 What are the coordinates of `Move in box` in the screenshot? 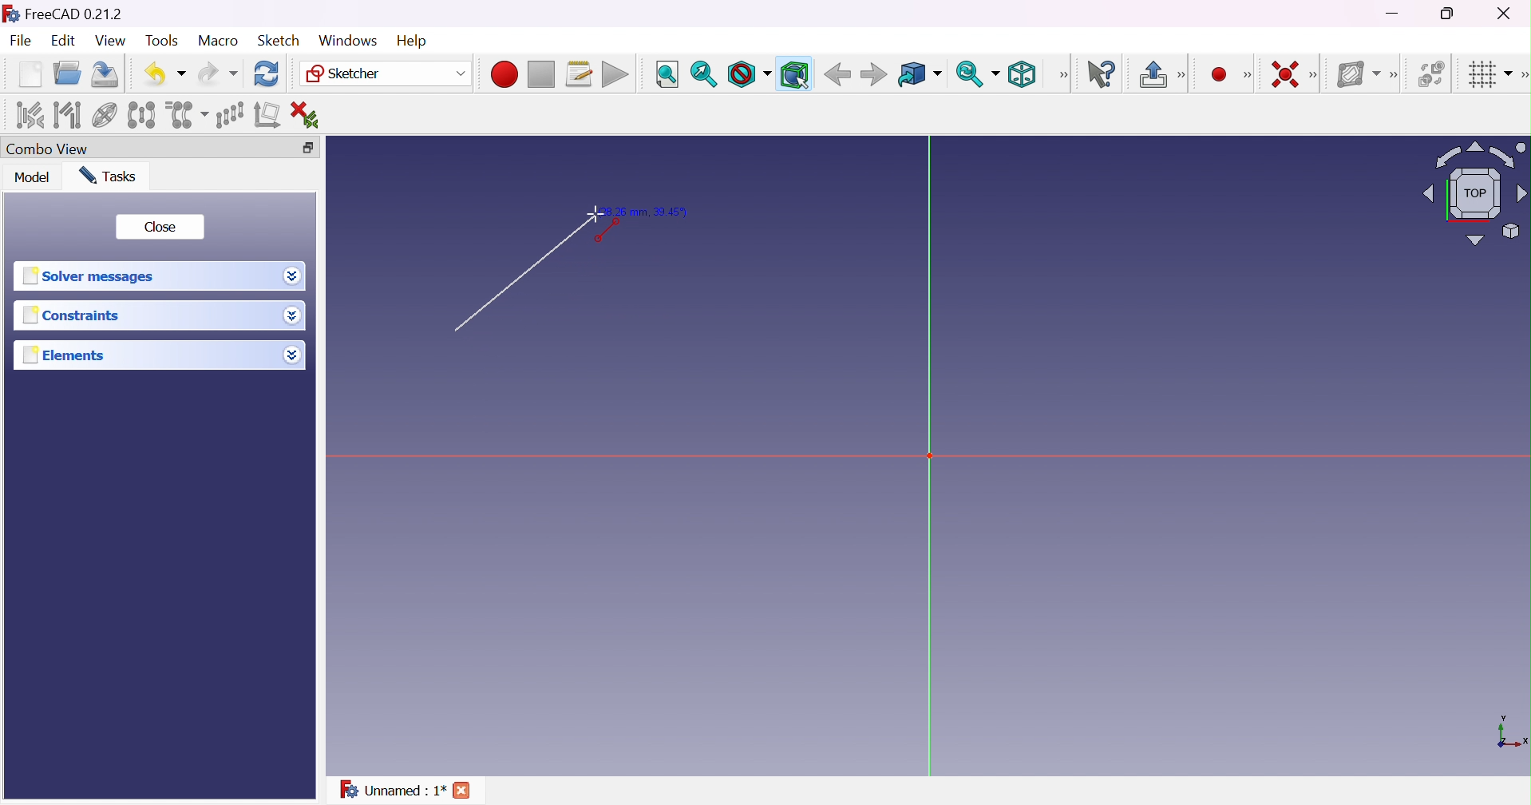 It's located at (919, 75).